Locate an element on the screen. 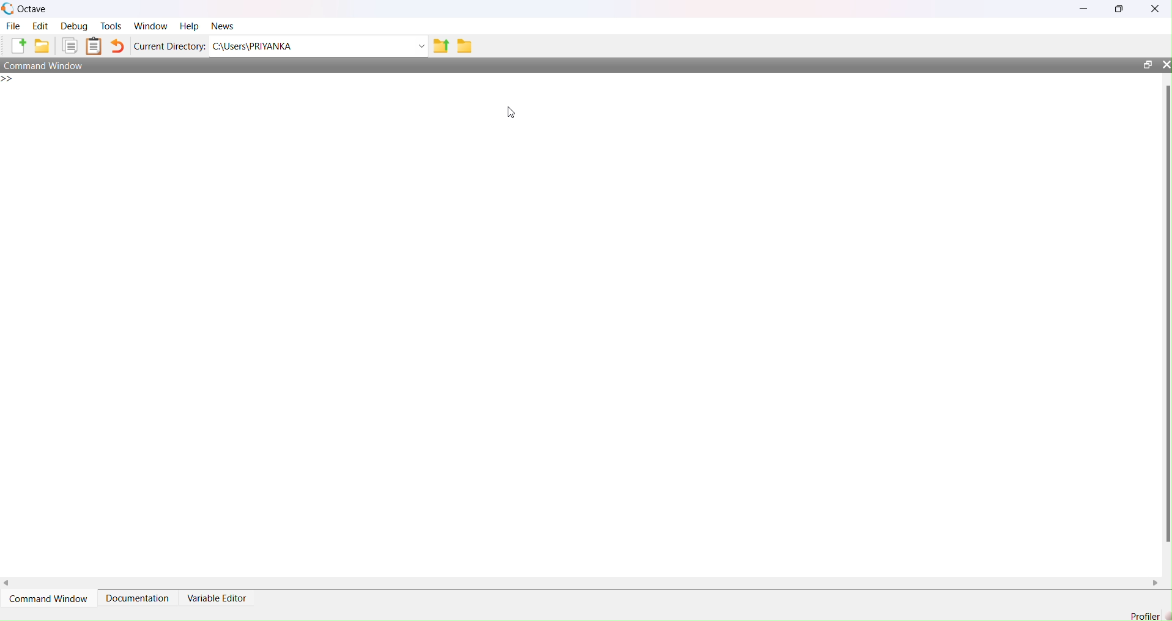 Image resolution: width=1172 pixels, height=621 pixels. Command Window is located at coordinates (48, 64).